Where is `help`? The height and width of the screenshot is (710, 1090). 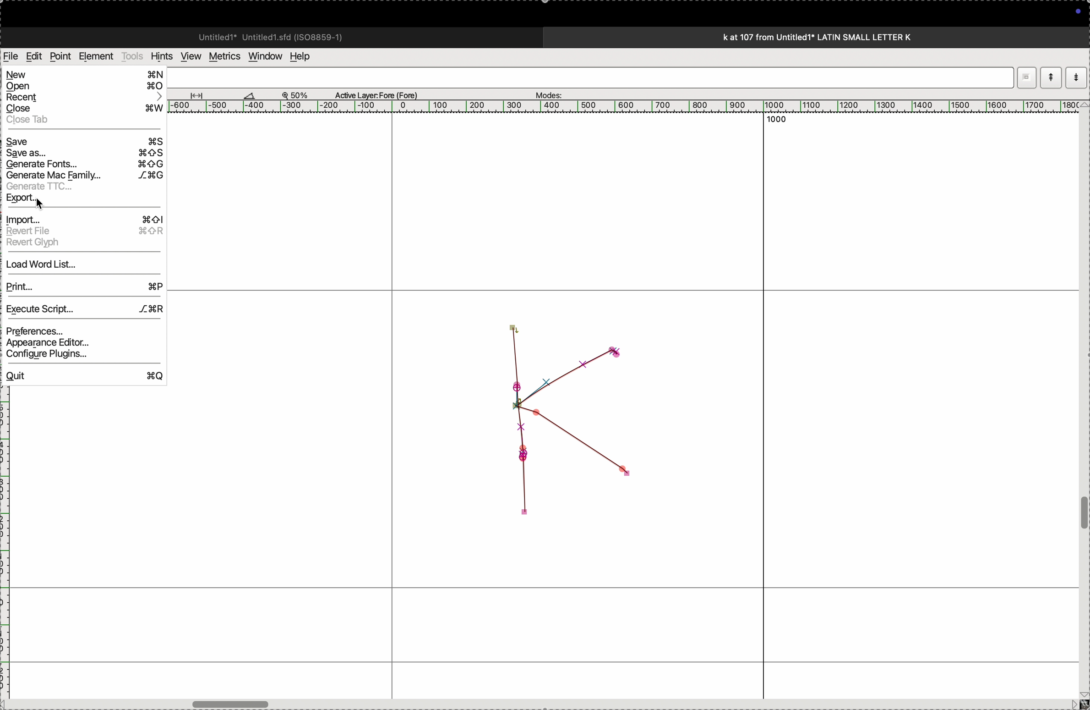
help is located at coordinates (306, 56).